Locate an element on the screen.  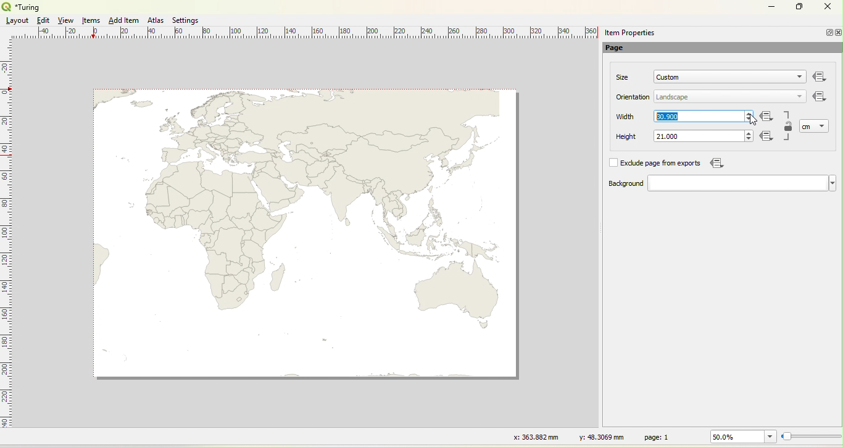
50.0% is located at coordinates (741, 437).